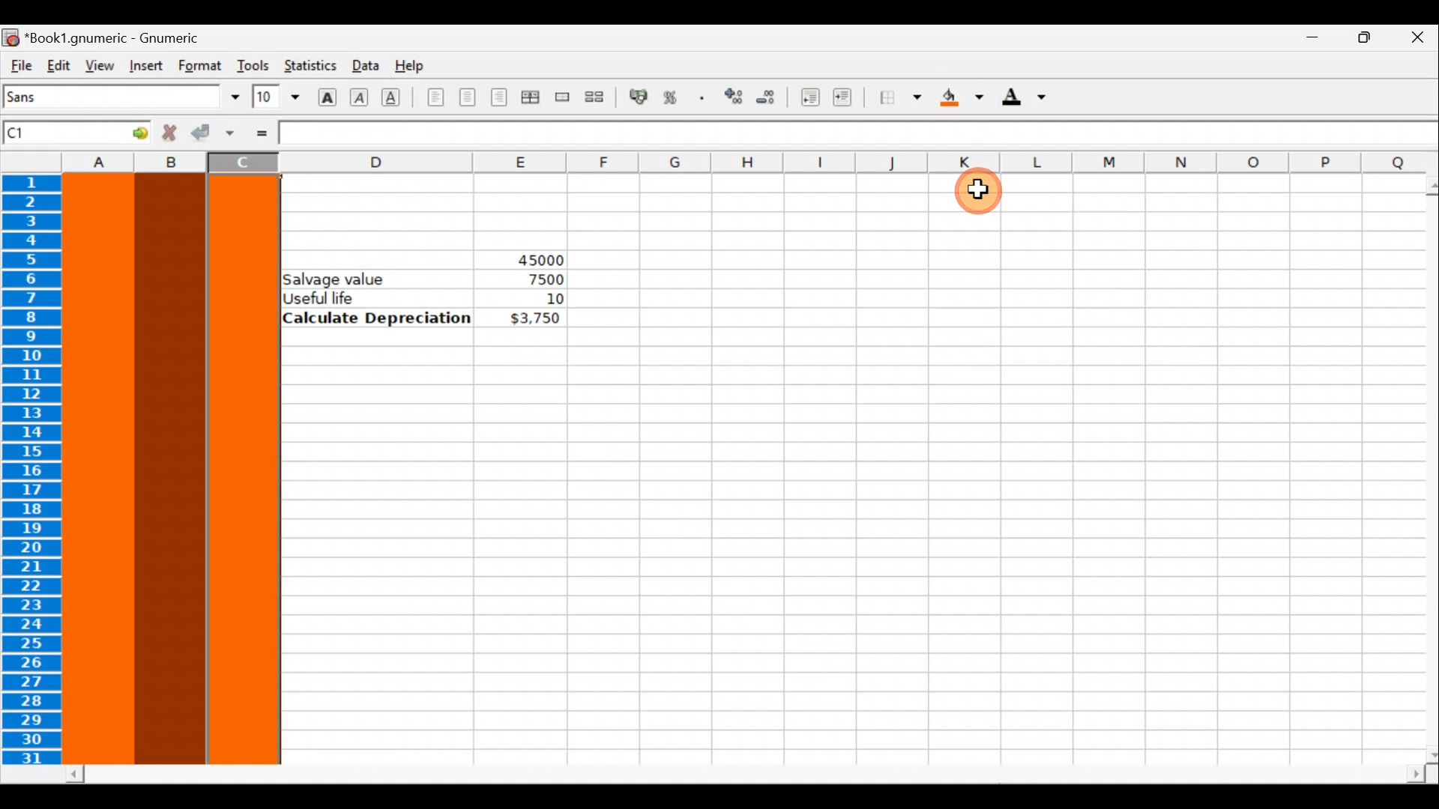  I want to click on Format the selection as accounting, so click(639, 99).